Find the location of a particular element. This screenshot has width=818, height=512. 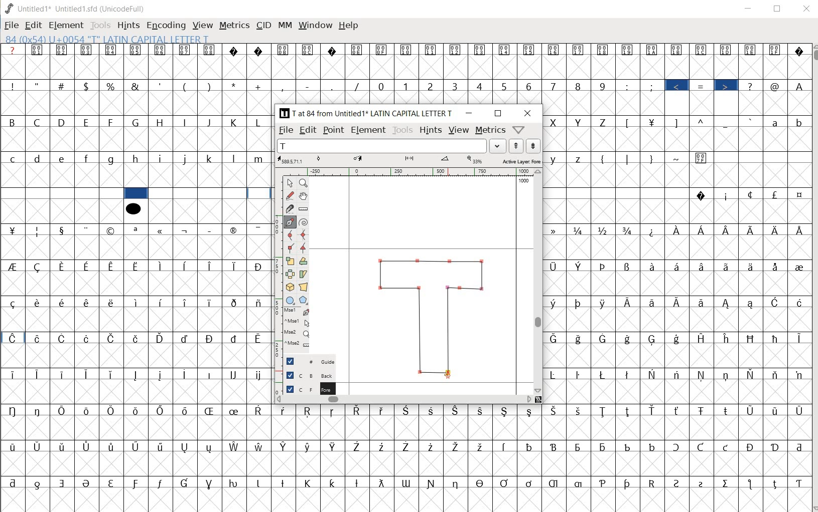

Symbol is located at coordinates (64, 266).